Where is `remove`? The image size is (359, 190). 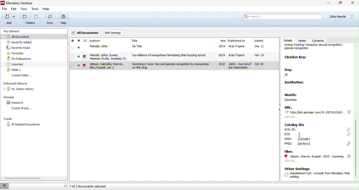 remove is located at coordinates (349, 156).